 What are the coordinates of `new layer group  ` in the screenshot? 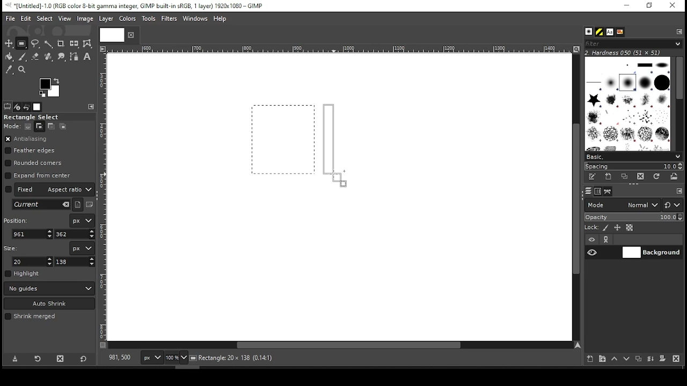 It's located at (602, 359).